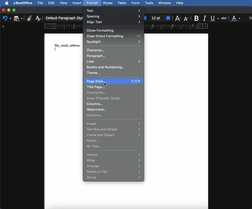 This screenshot has width=252, height=209. I want to click on Bold, so click(197, 18).